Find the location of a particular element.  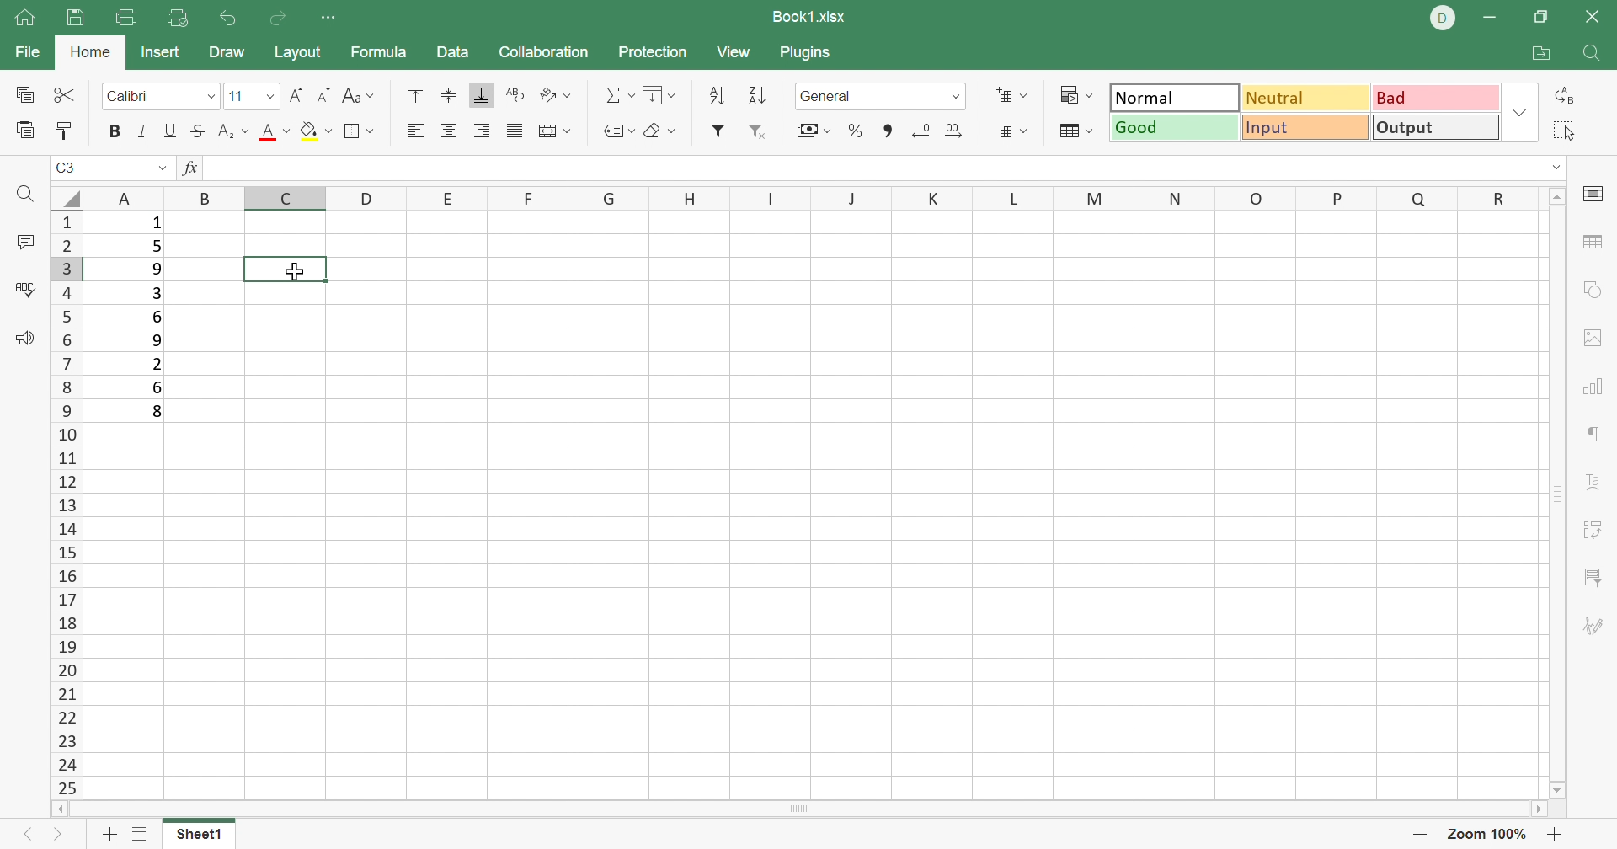

Restore Down is located at coordinates (1540, 15).